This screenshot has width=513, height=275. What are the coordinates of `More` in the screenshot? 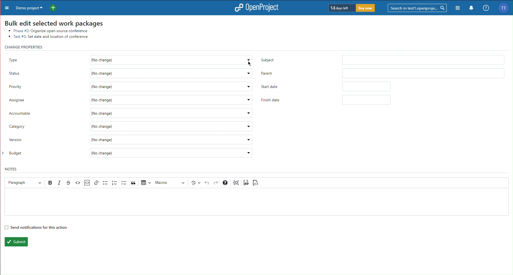 It's located at (6, 7).